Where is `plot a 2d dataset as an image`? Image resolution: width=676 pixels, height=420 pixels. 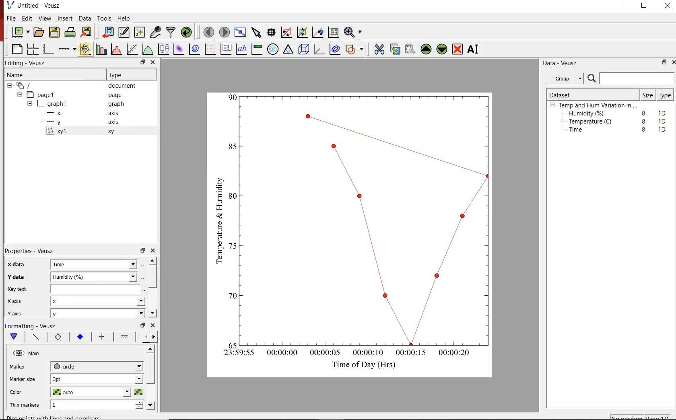 plot a 2d dataset as an image is located at coordinates (179, 49).